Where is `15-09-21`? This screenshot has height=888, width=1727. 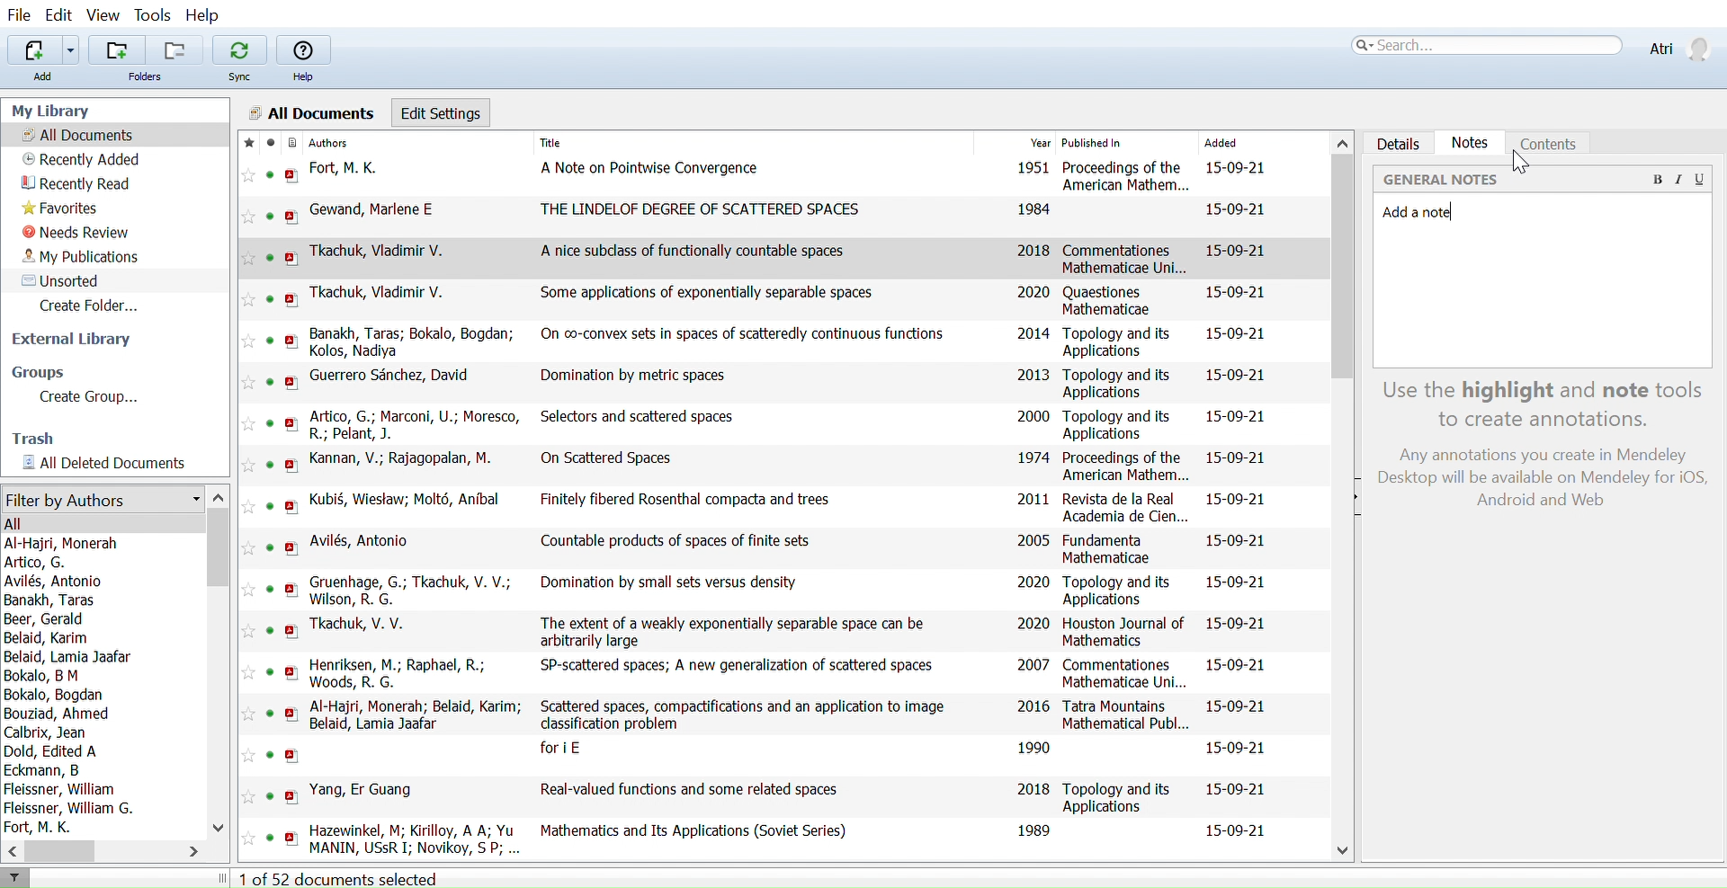
15-09-21 is located at coordinates (1235, 210).